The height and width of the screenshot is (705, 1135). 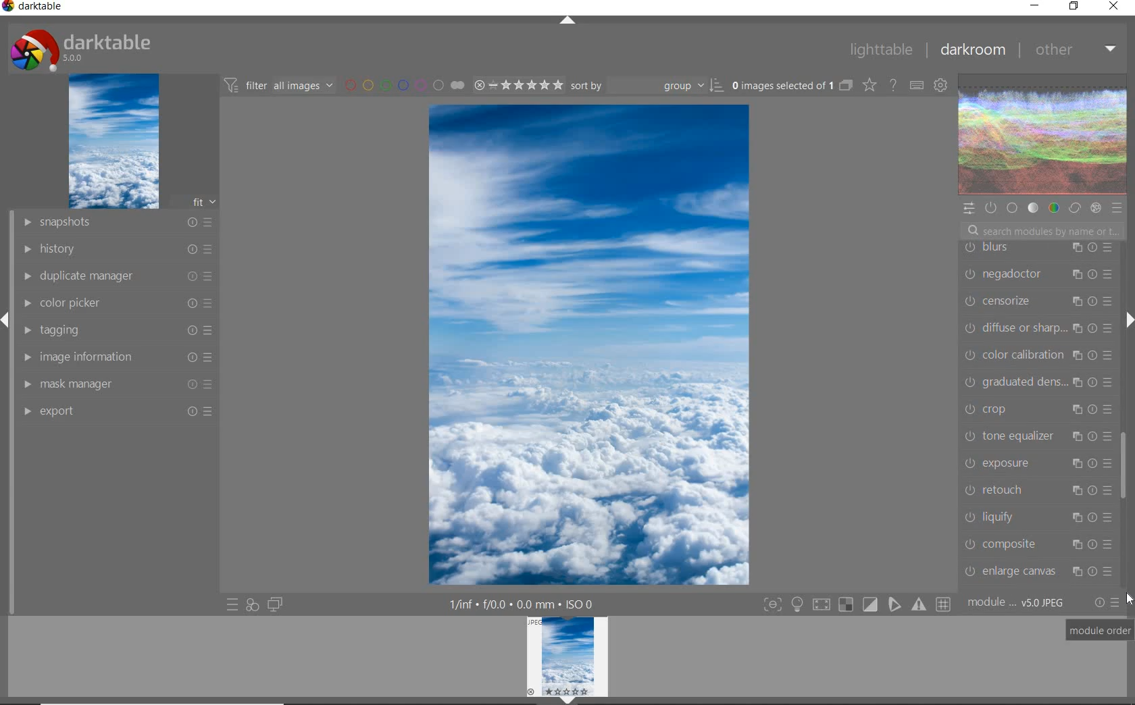 What do you see at coordinates (1033, 209) in the screenshot?
I see `TONE` at bounding box center [1033, 209].